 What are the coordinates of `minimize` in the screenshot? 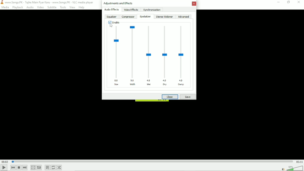 It's located at (279, 2).